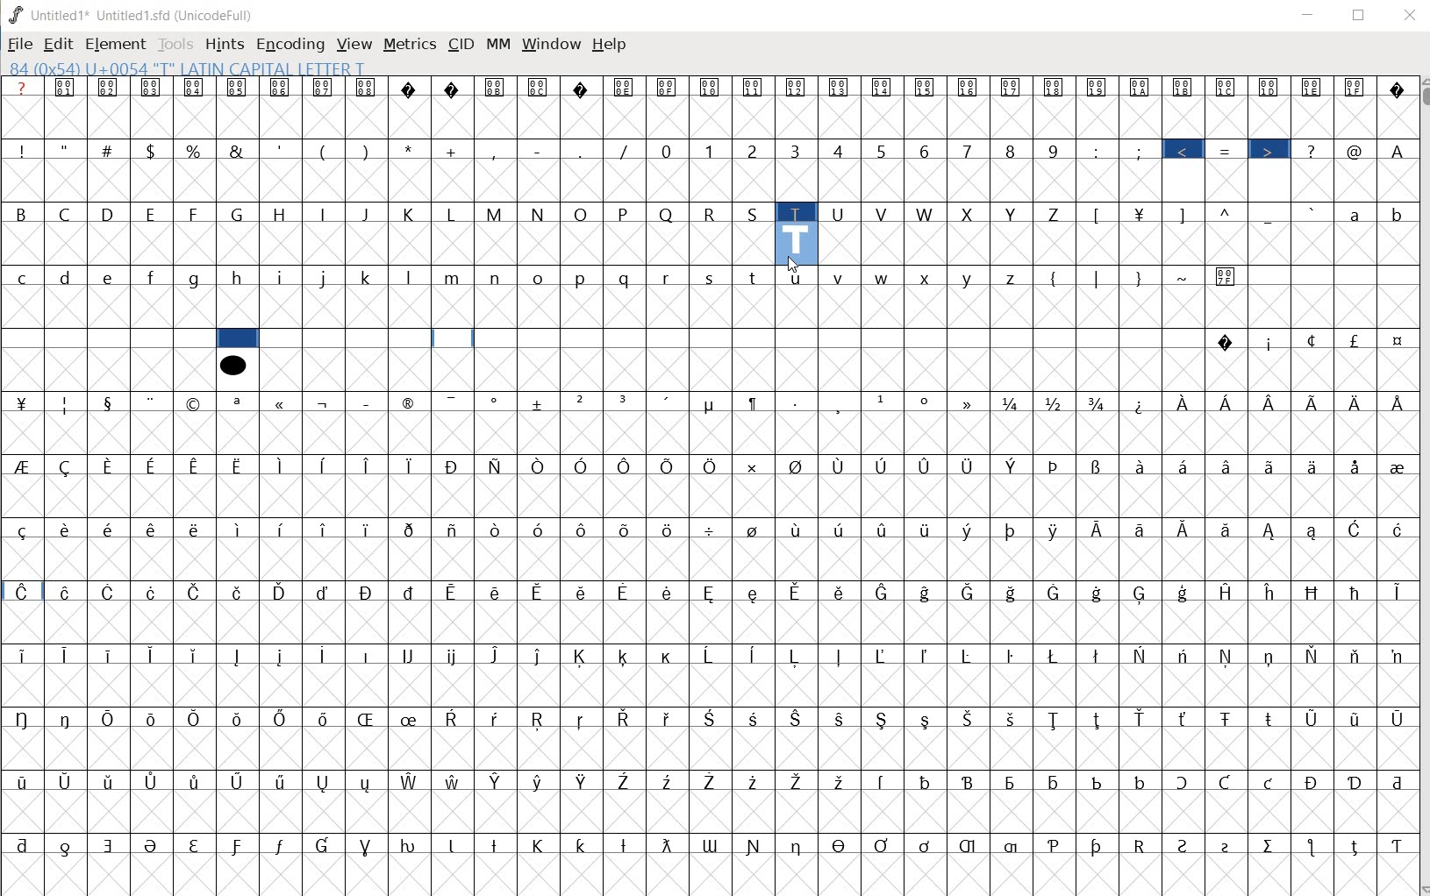 The image size is (1430, 896). Describe the element at coordinates (68, 657) in the screenshot. I see `Symbol` at that location.